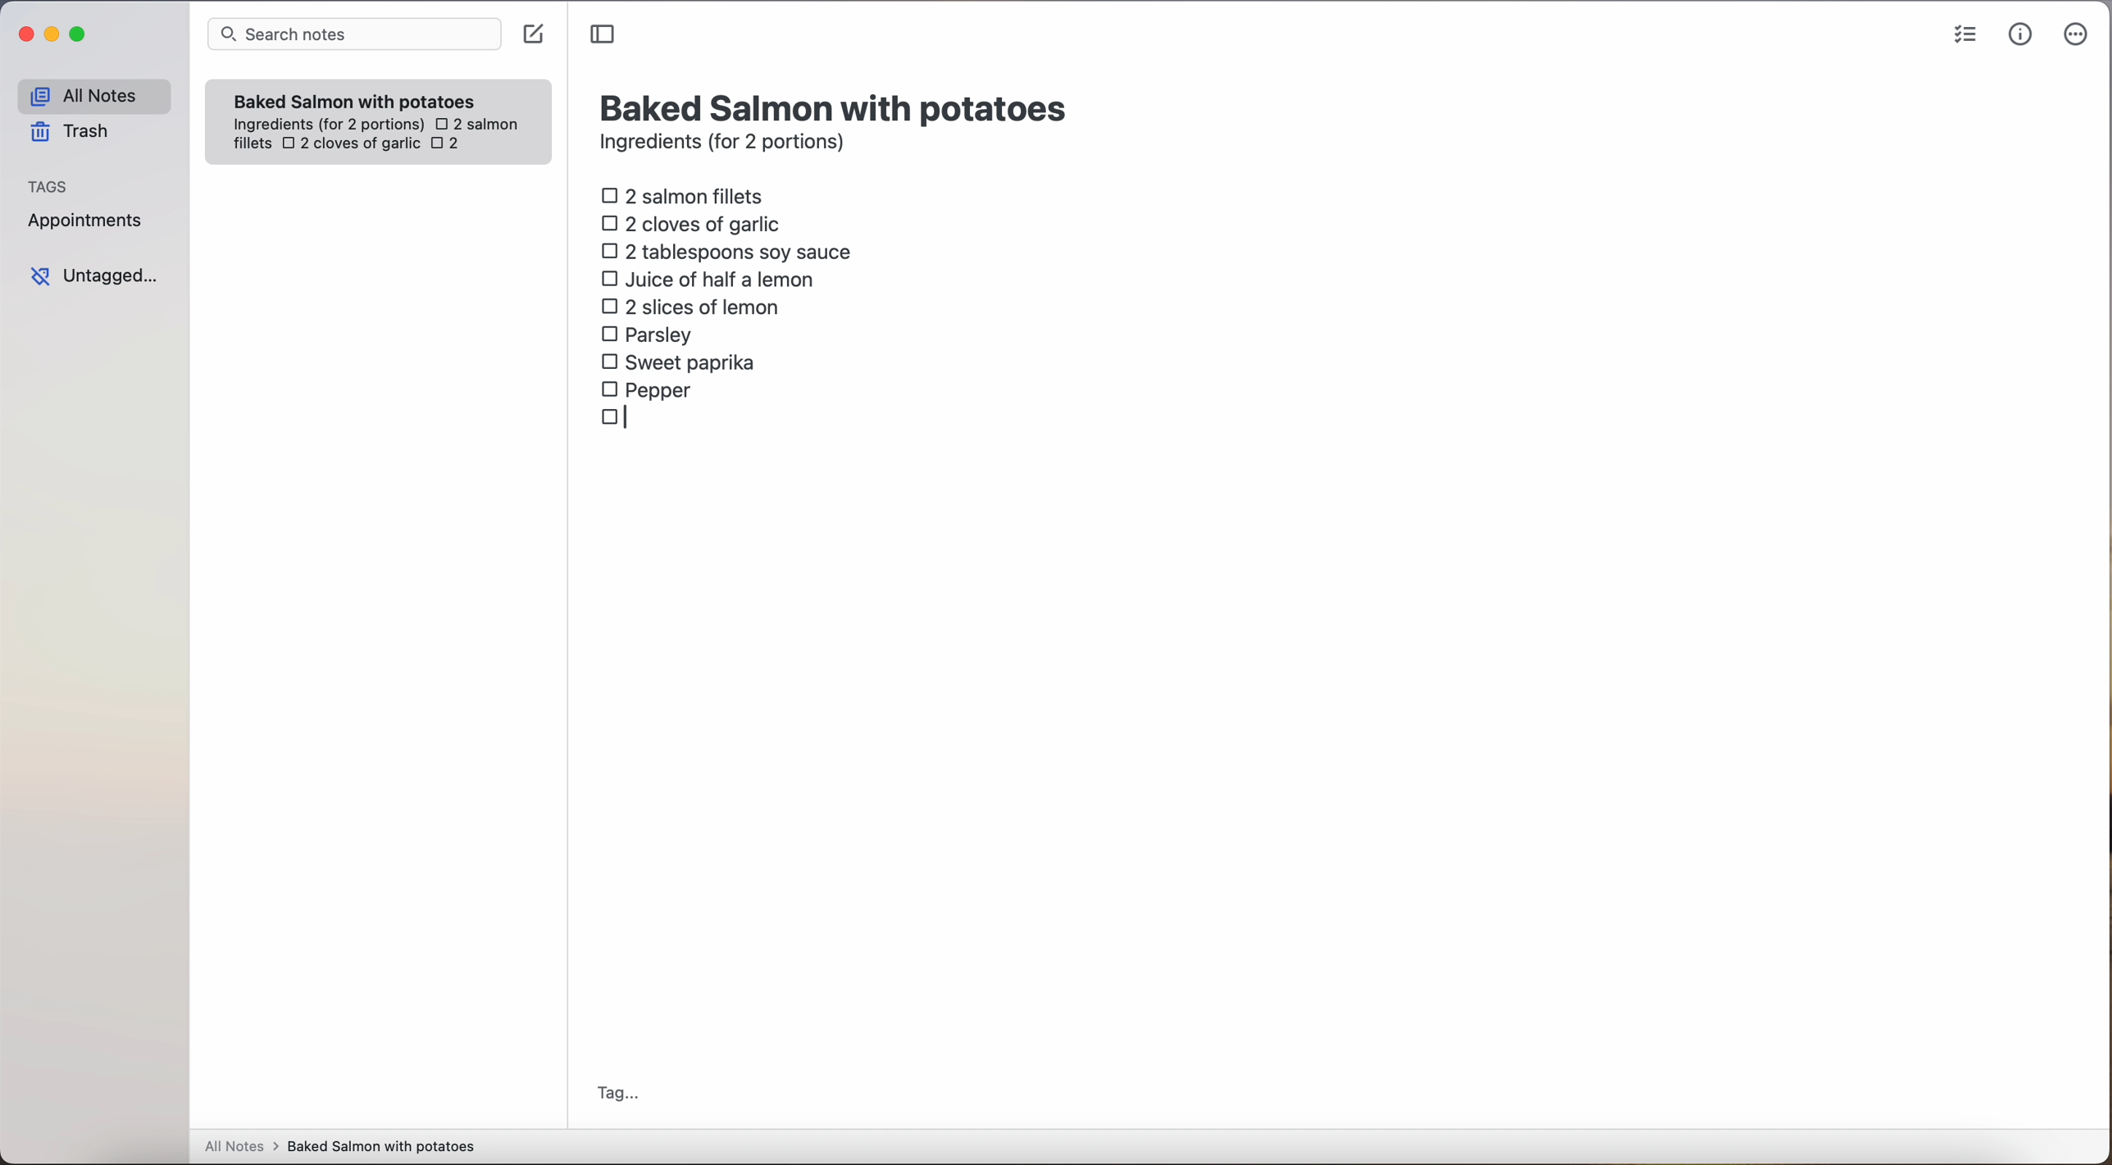 This screenshot has width=2112, height=1165. What do you see at coordinates (326, 125) in the screenshot?
I see `ingredientes (for 2 portions)` at bounding box center [326, 125].